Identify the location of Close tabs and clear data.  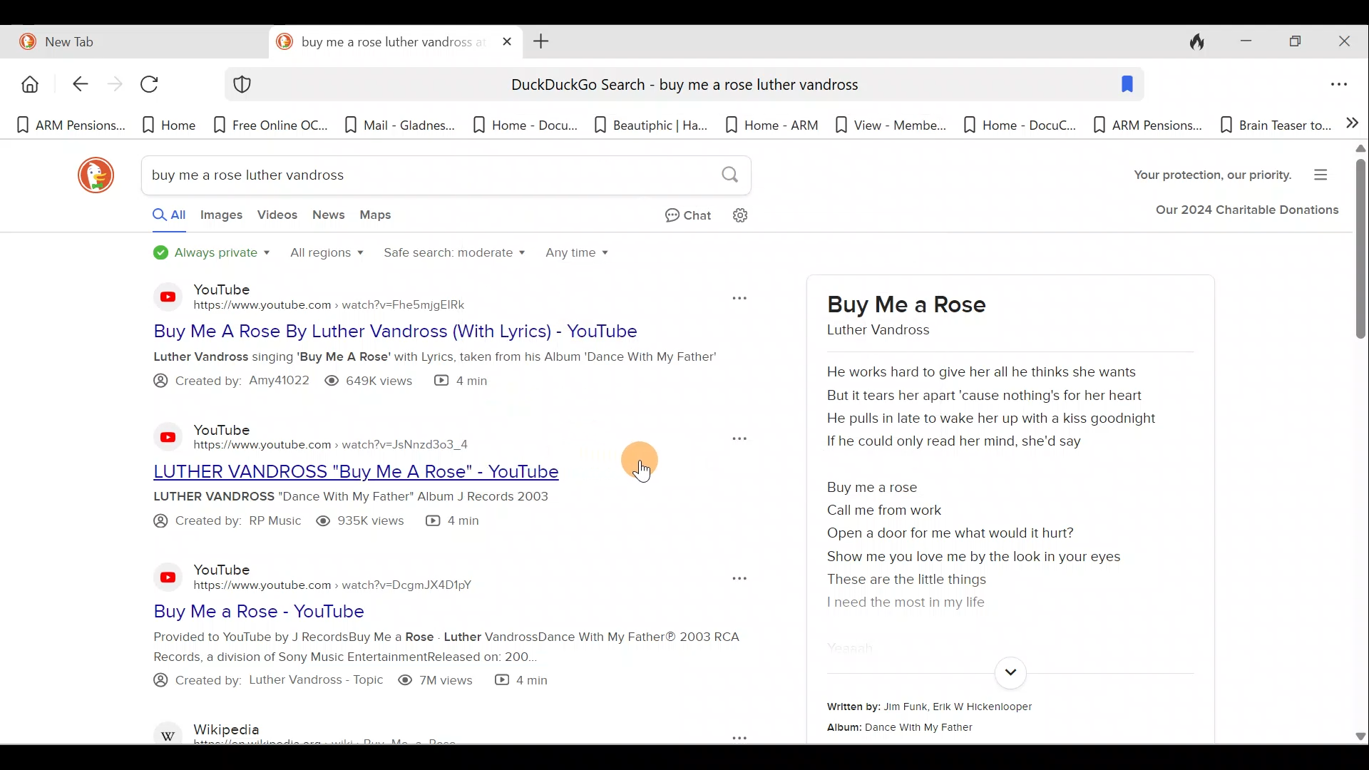
(1189, 40).